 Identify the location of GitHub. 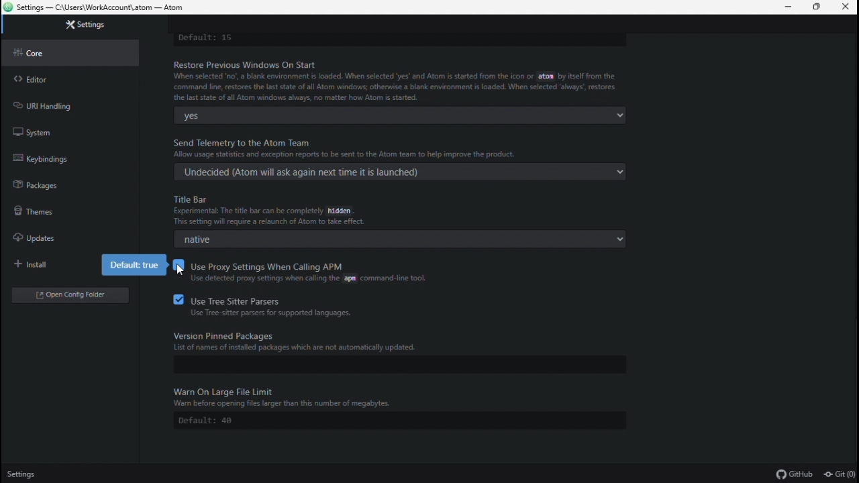
(795, 474).